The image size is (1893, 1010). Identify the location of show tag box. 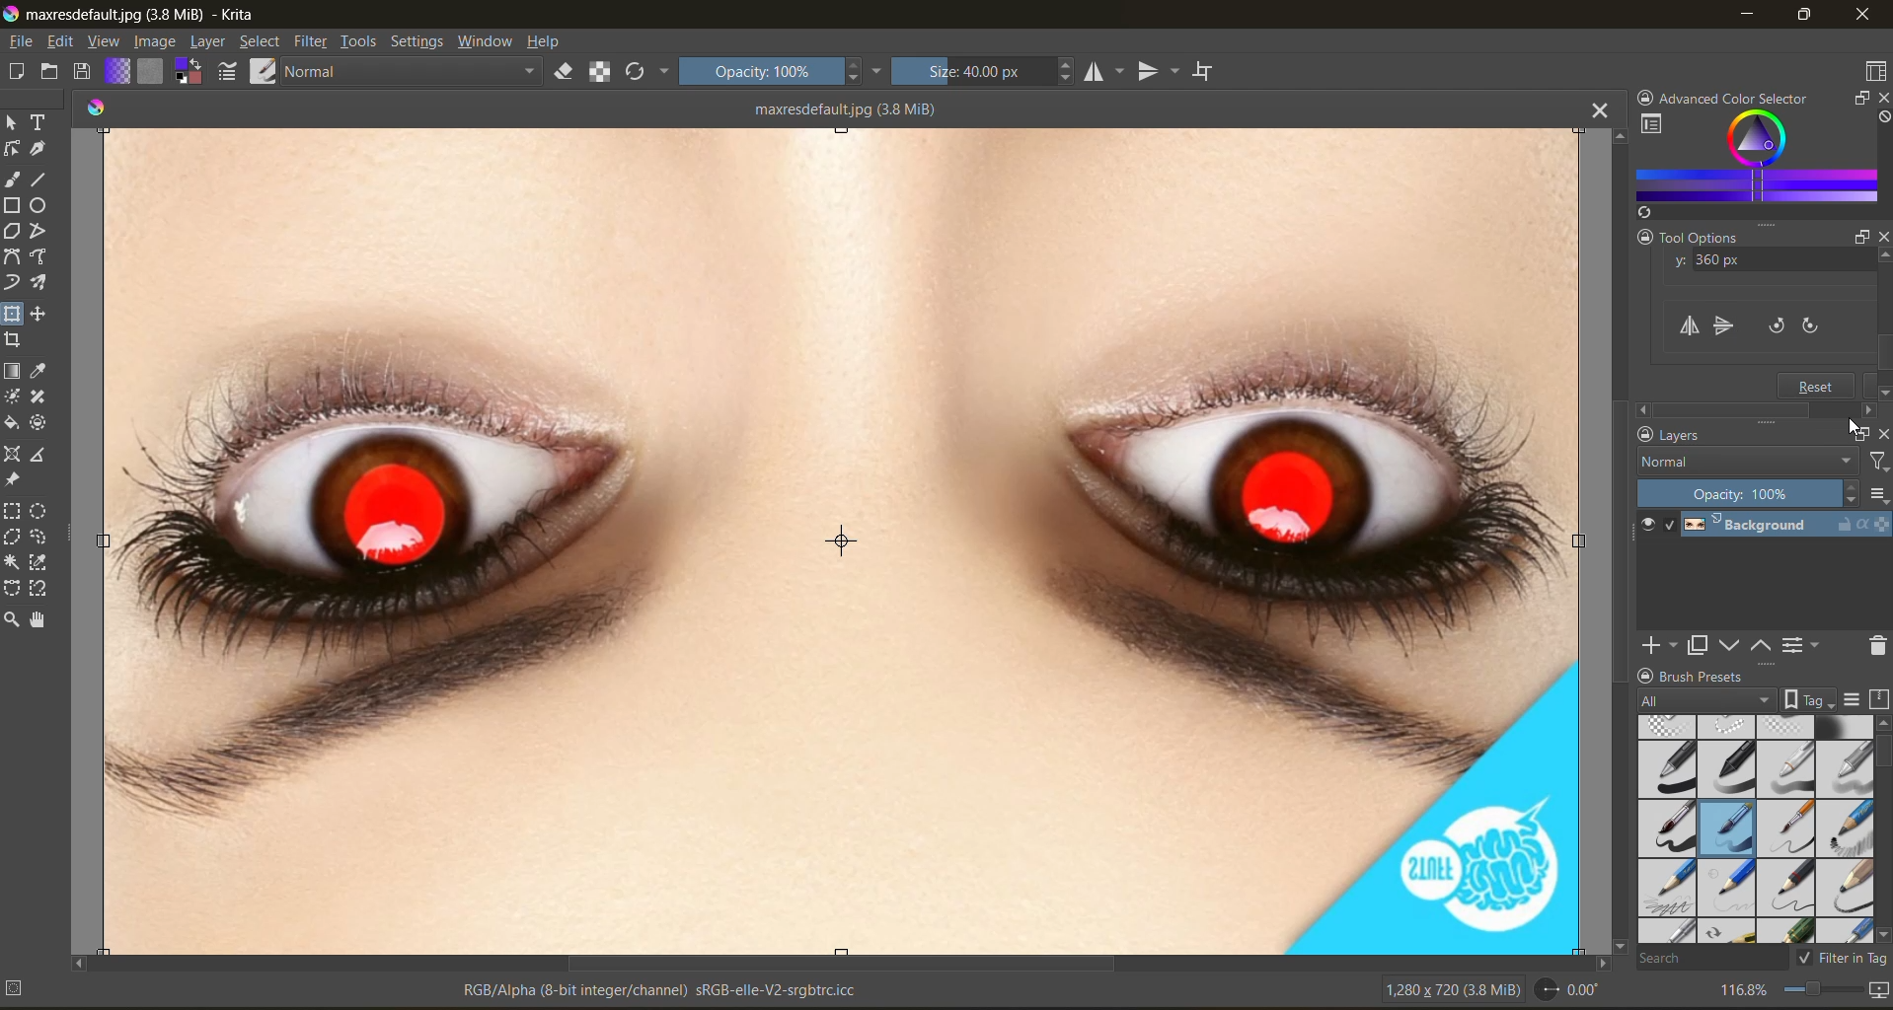
(1809, 698).